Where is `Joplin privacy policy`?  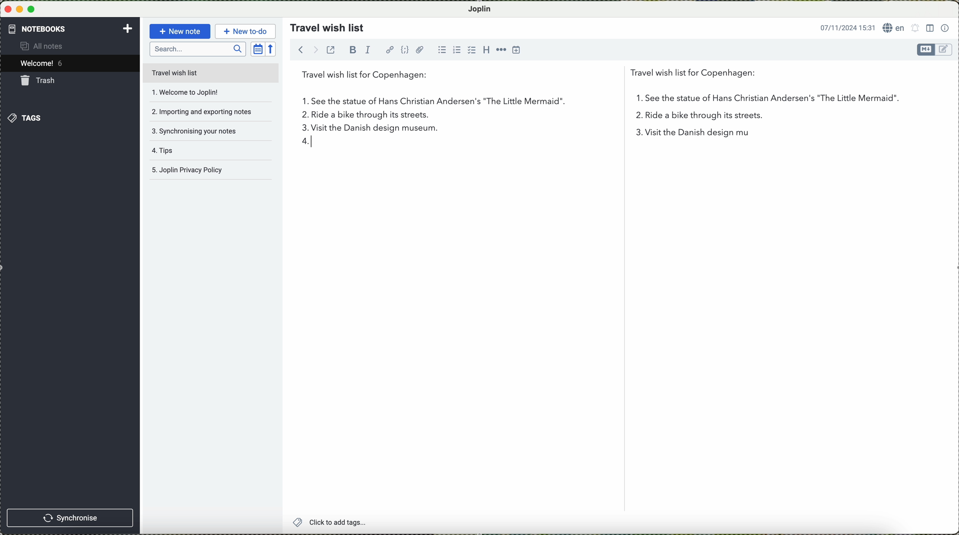 Joplin privacy policy is located at coordinates (208, 172).